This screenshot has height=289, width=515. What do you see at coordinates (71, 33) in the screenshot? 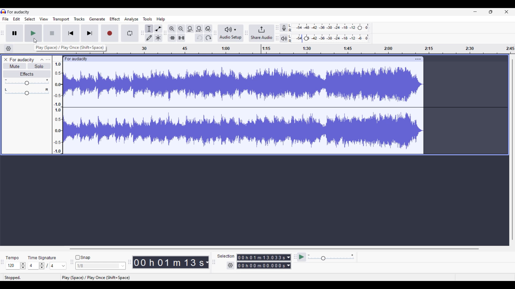
I see `Skip/Select to start` at bounding box center [71, 33].